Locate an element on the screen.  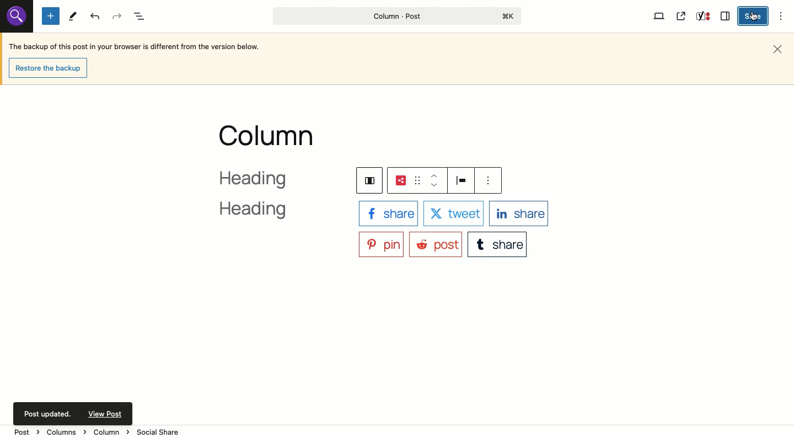
drag is located at coordinates (416, 180).